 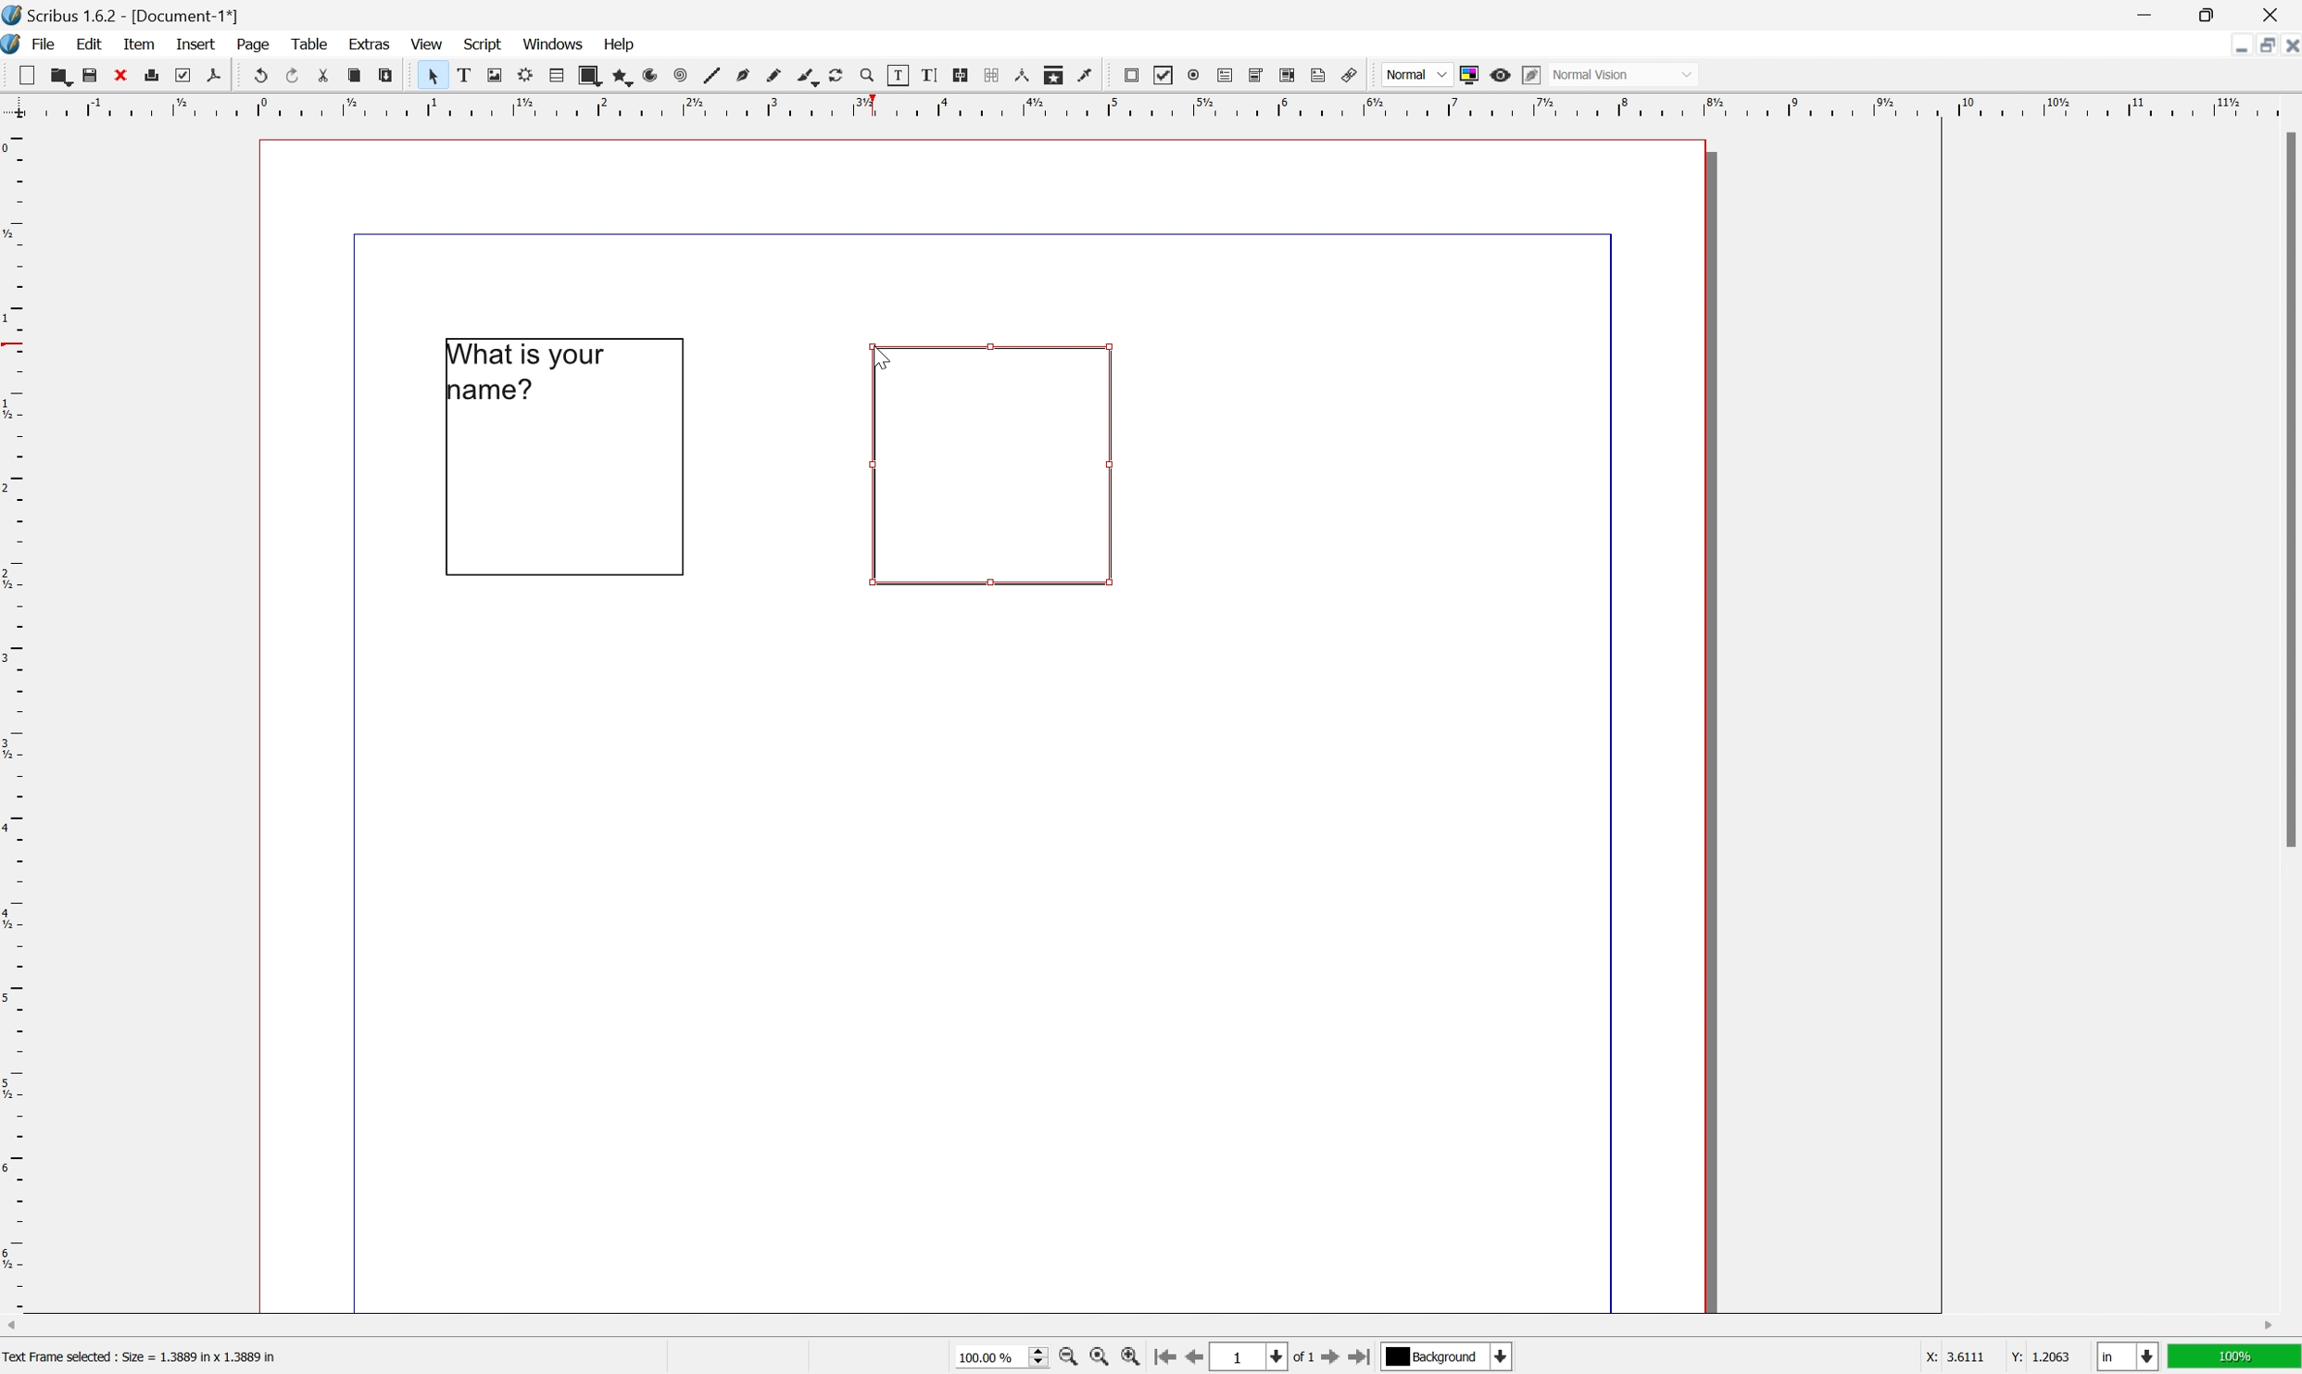 I want to click on page, so click(x=255, y=44).